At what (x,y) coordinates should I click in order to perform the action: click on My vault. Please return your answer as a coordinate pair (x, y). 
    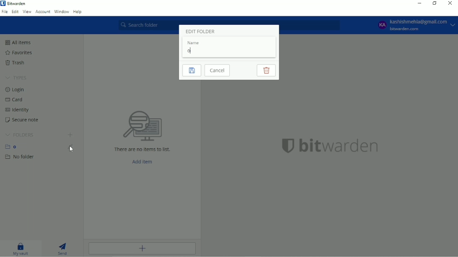
    Looking at the image, I should click on (21, 249).